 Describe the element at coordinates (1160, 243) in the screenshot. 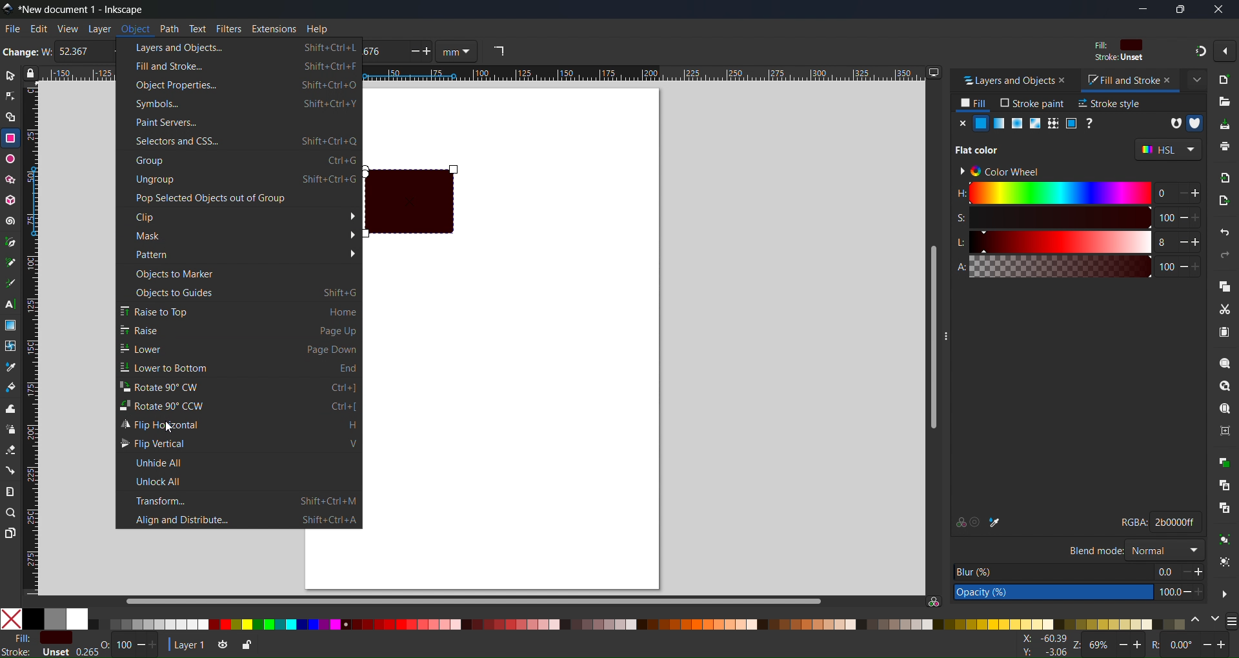

I see ` 8` at that location.